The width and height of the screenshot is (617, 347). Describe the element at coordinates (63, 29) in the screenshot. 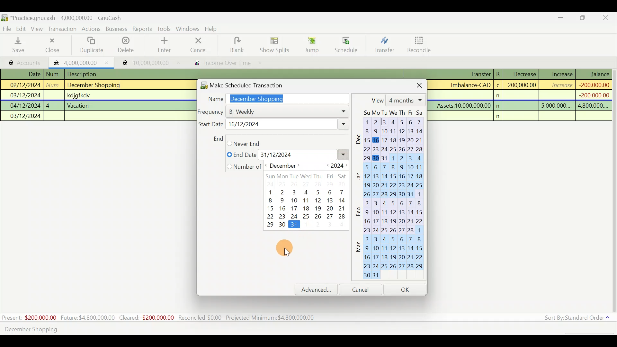

I see `Transaction` at that location.